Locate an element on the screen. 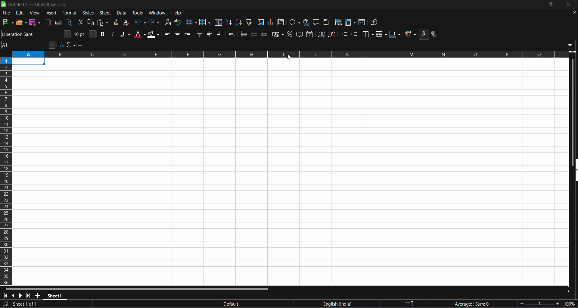 The height and width of the screenshot is (308, 578). vertical scroll bar is located at coordinates (571, 109).